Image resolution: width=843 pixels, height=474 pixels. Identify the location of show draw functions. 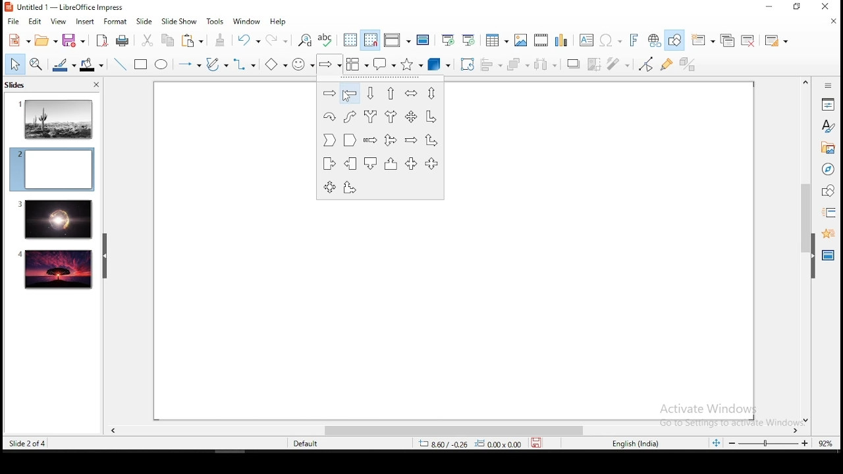
(677, 41).